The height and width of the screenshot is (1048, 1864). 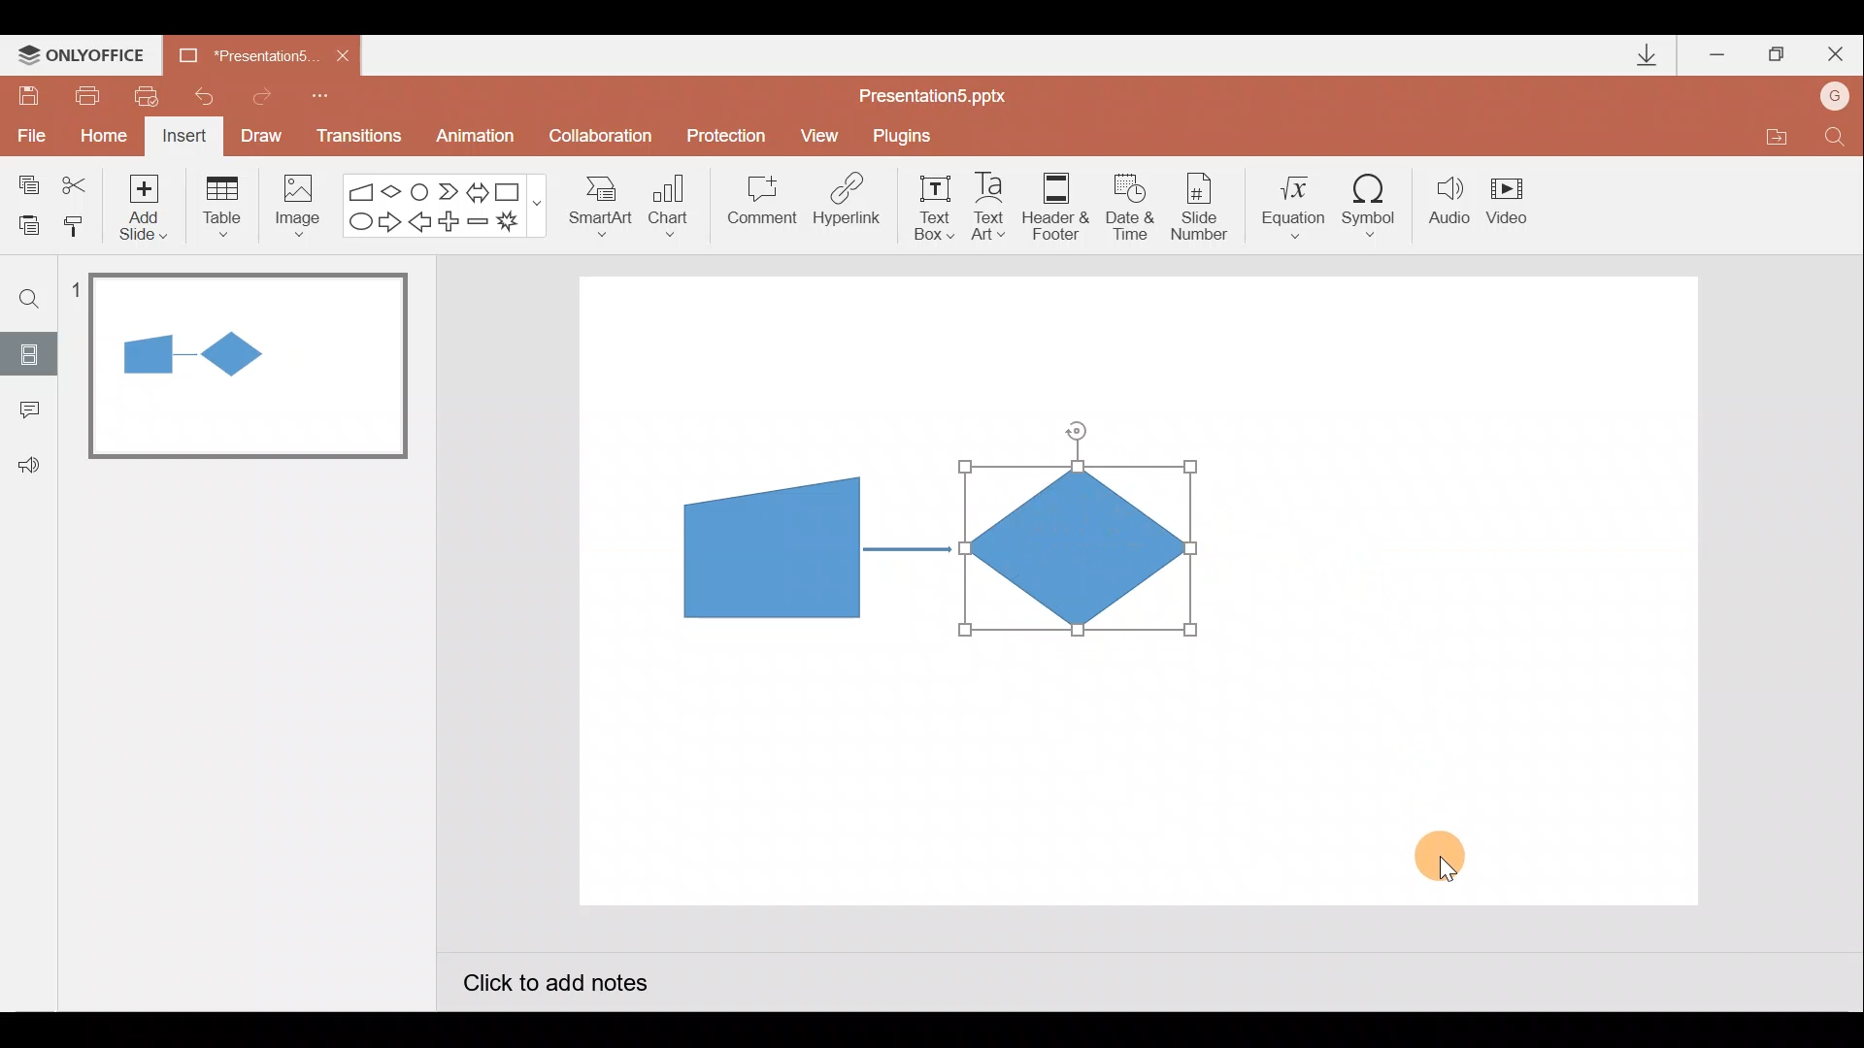 What do you see at coordinates (394, 191) in the screenshot?
I see `Flow chart-decision` at bounding box center [394, 191].